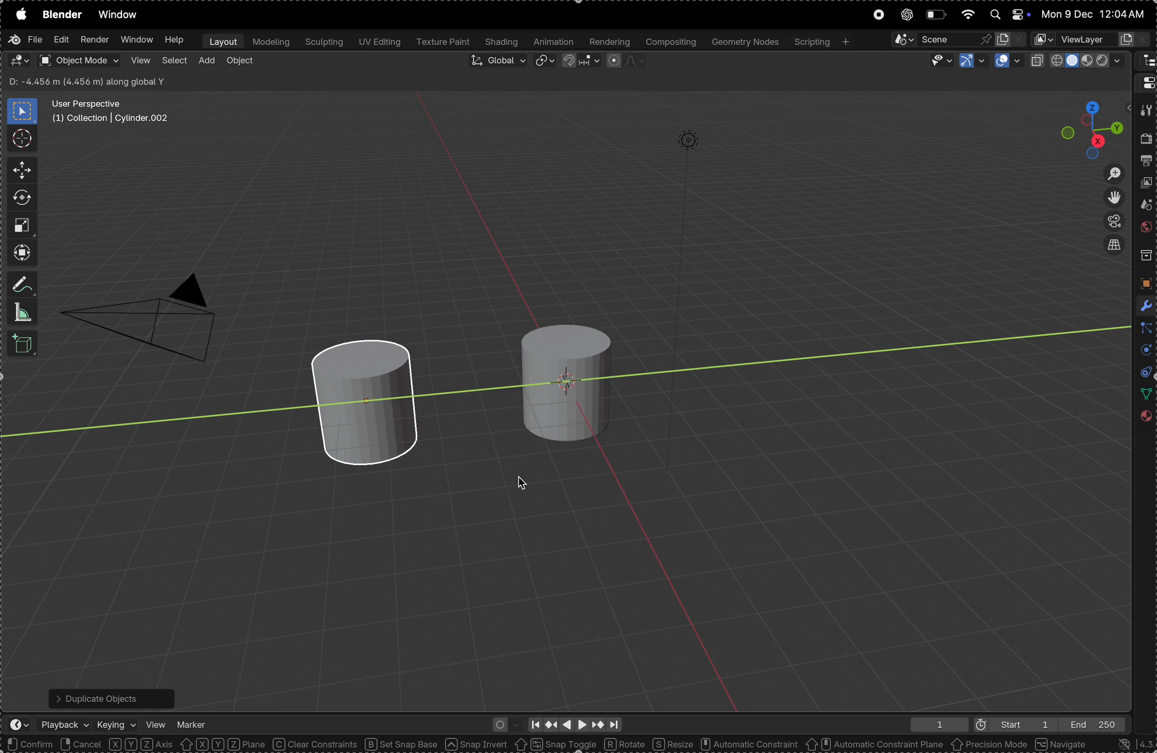  I want to click on clear constraints, so click(316, 745).